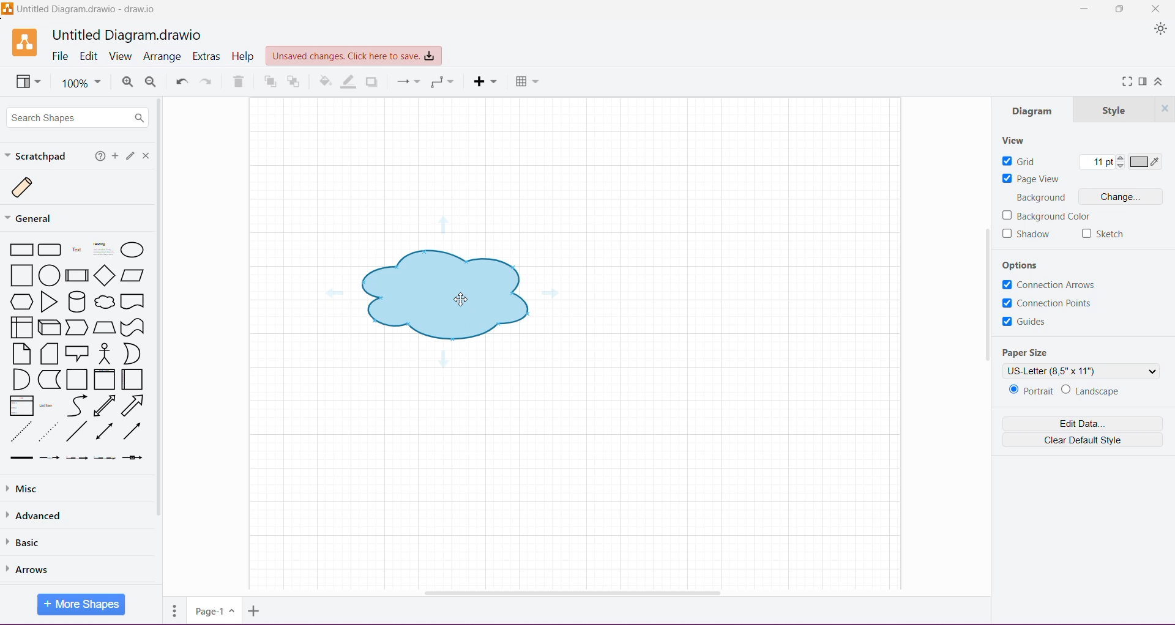 The image size is (1175, 625). I want to click on Insert, so click(486, 82).